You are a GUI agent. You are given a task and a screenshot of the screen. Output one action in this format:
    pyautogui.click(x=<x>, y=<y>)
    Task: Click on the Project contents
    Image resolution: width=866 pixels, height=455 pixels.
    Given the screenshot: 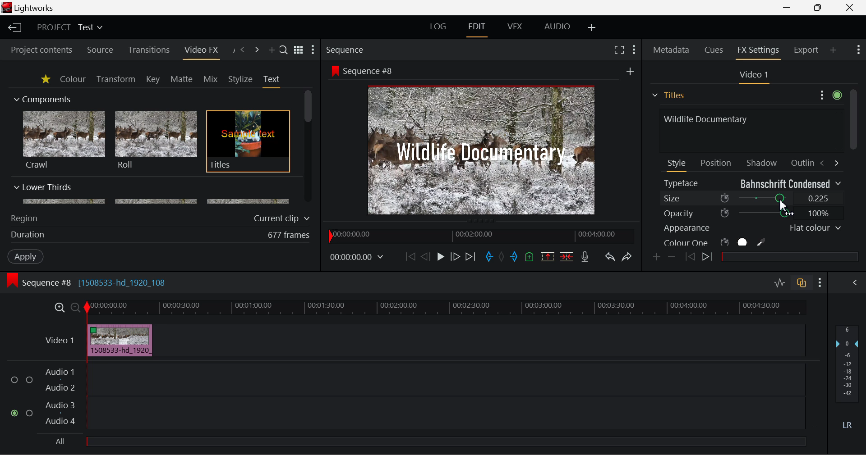 What is the action you would take?
    pyautogui.click(x=37, y=50)
    